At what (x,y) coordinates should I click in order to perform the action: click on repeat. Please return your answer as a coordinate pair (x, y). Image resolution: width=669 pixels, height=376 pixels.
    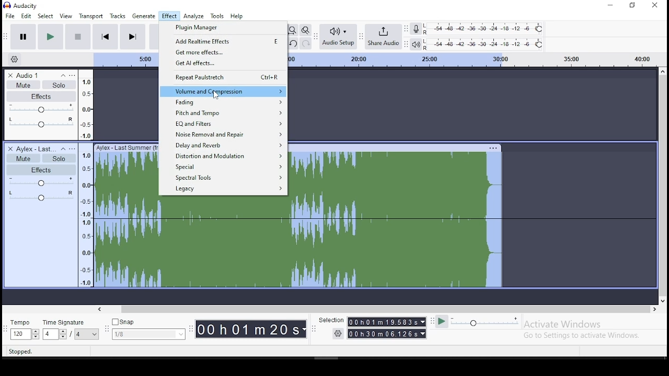
    Looking at the image, I should click on (223, 78).